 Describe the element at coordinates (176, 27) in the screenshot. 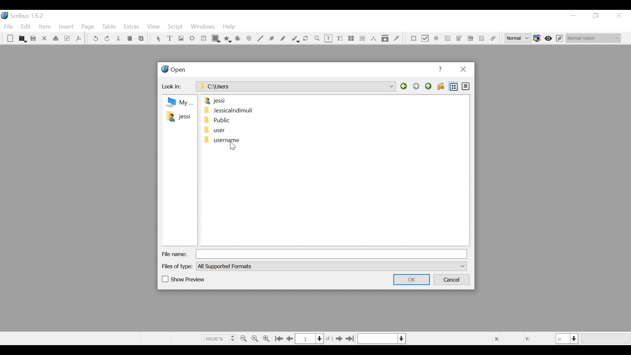

I see `Script` at that location.